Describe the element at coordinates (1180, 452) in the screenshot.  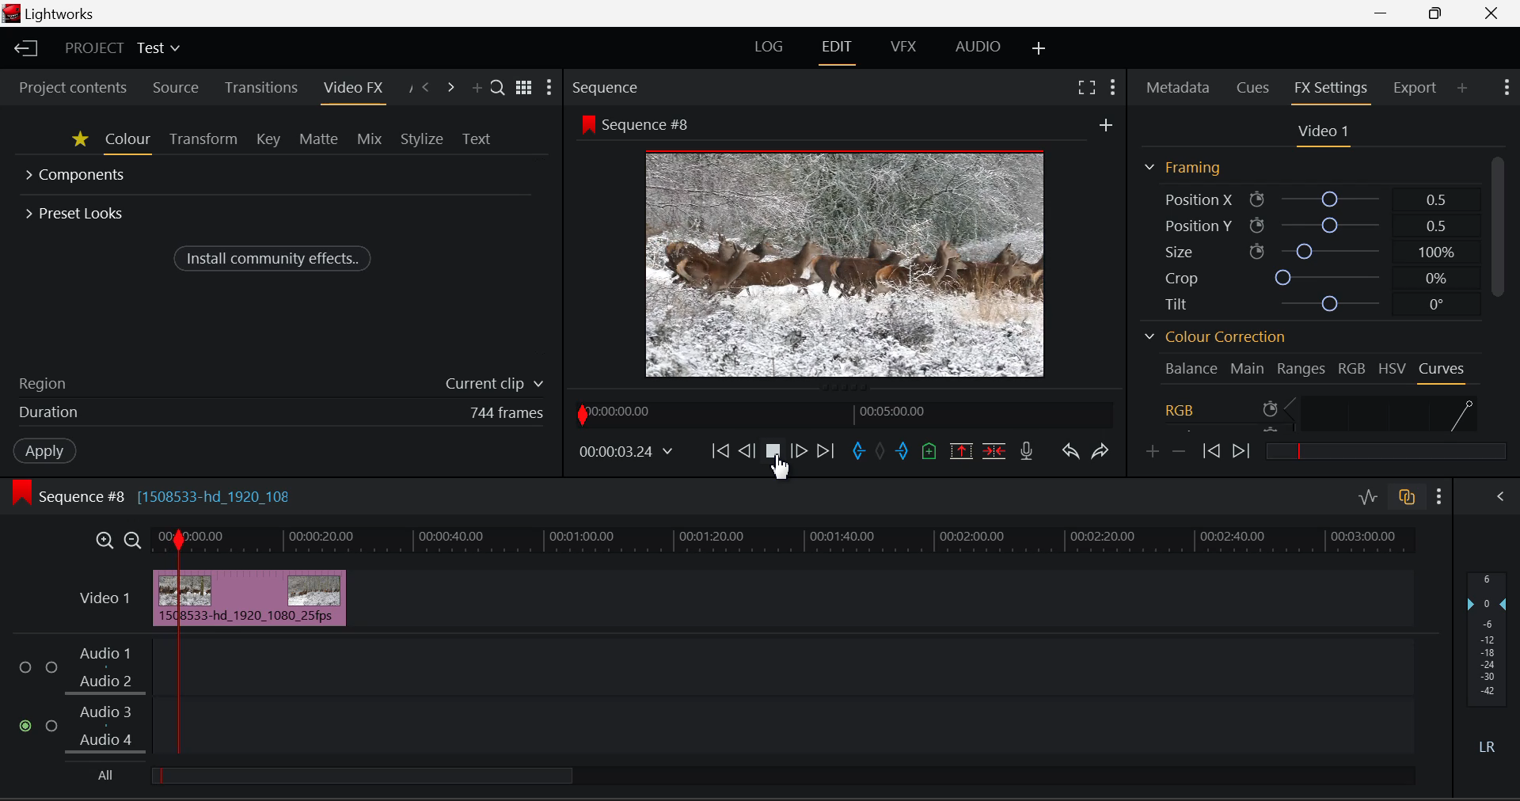
I see `Remove keyframe` at that location.